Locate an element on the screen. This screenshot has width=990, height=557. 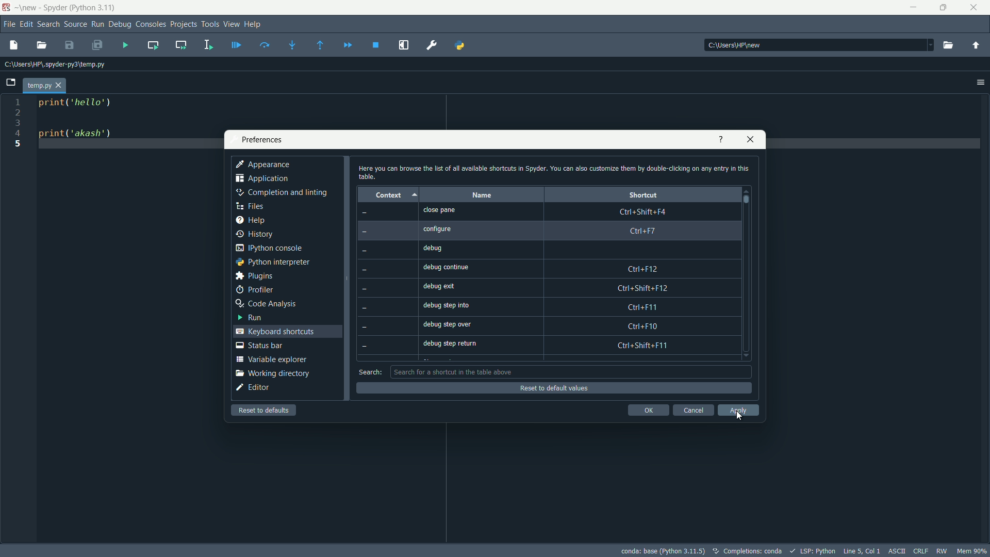
code analysis is located at coordinates (265, 304).